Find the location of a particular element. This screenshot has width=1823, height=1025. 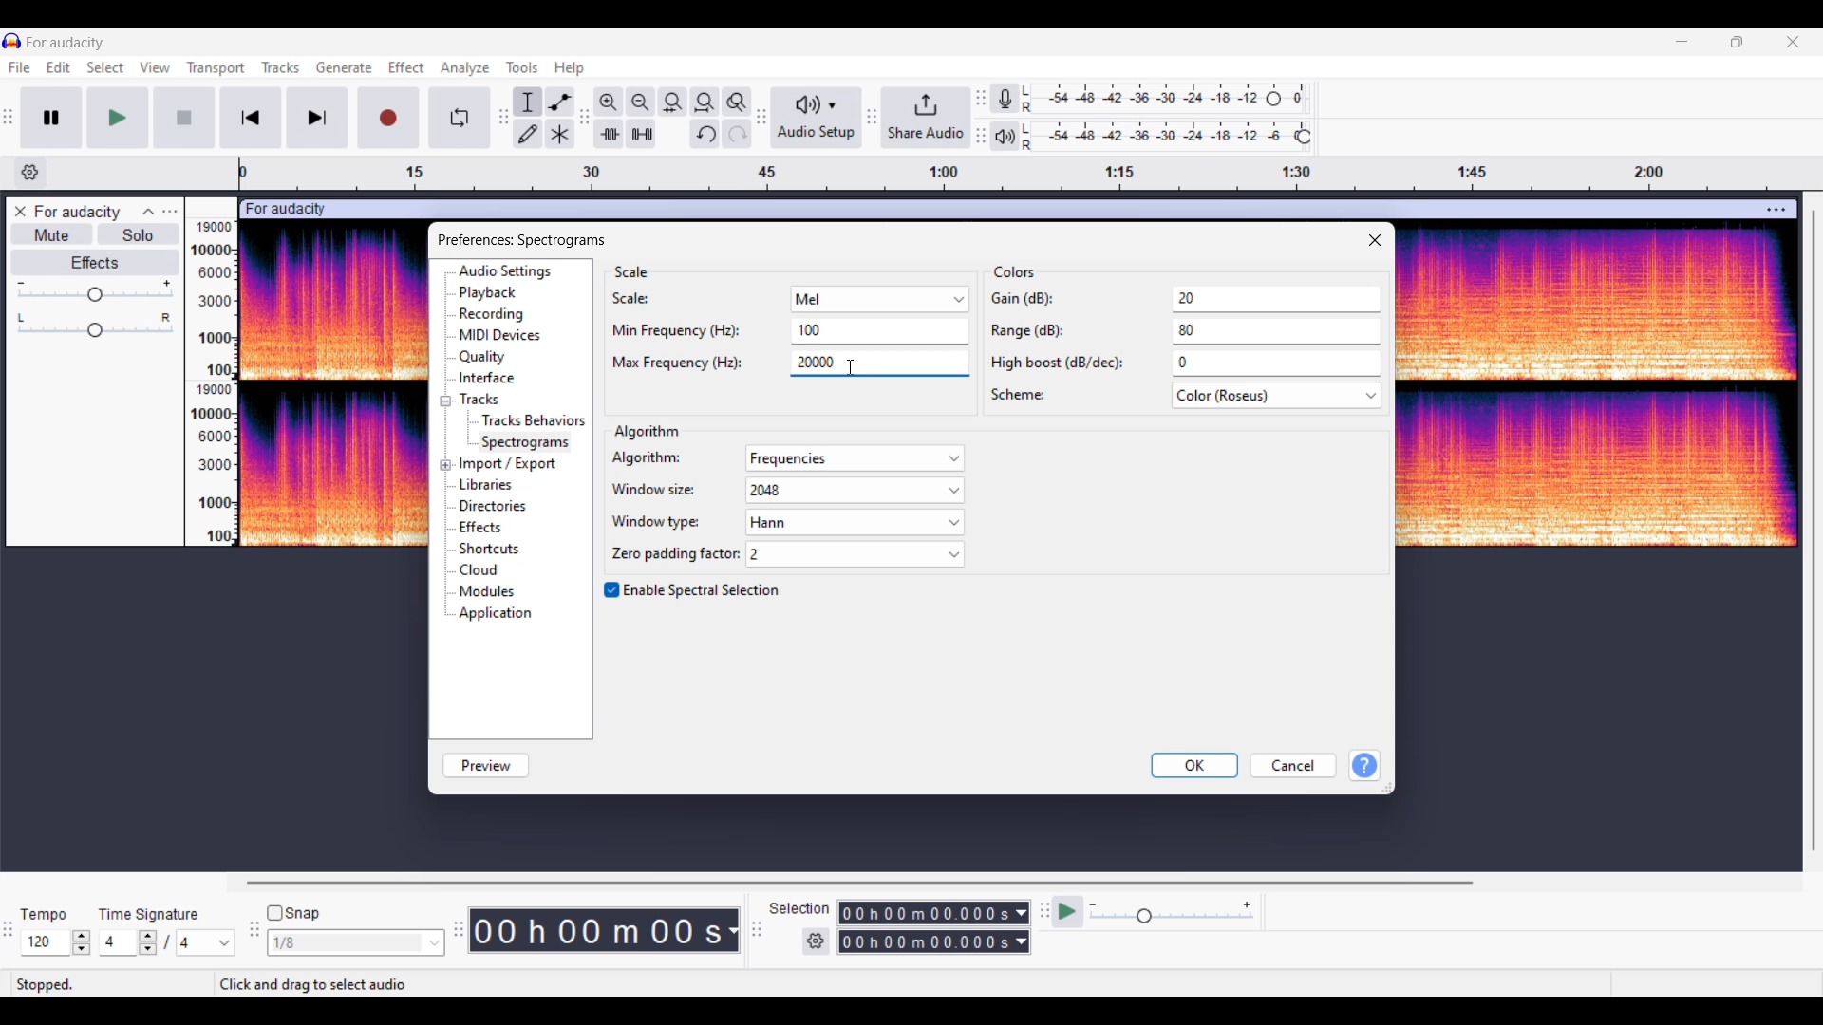

algorithm is located at coordinates (786, 459).